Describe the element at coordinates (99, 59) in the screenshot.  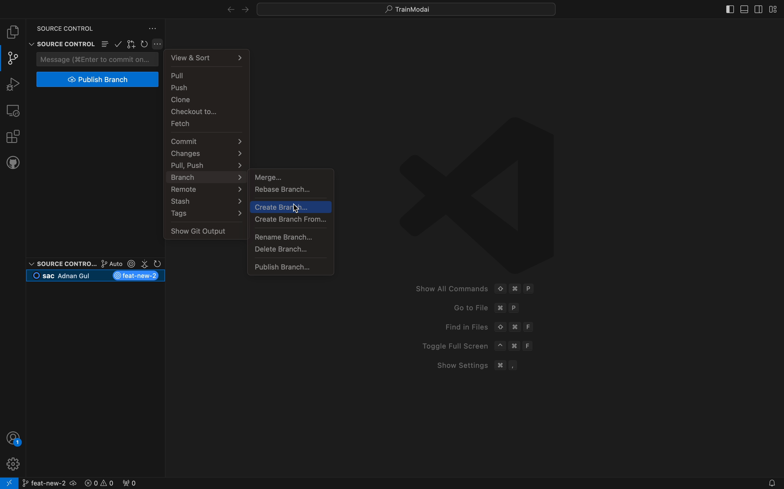
I see `commit message` at that location.